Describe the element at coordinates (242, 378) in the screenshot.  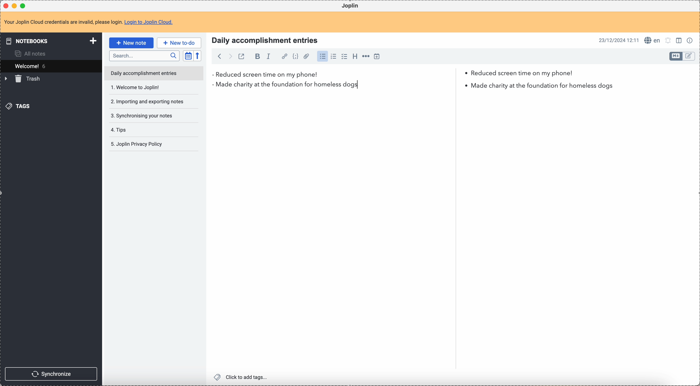
I see `click to add tags` at that location.